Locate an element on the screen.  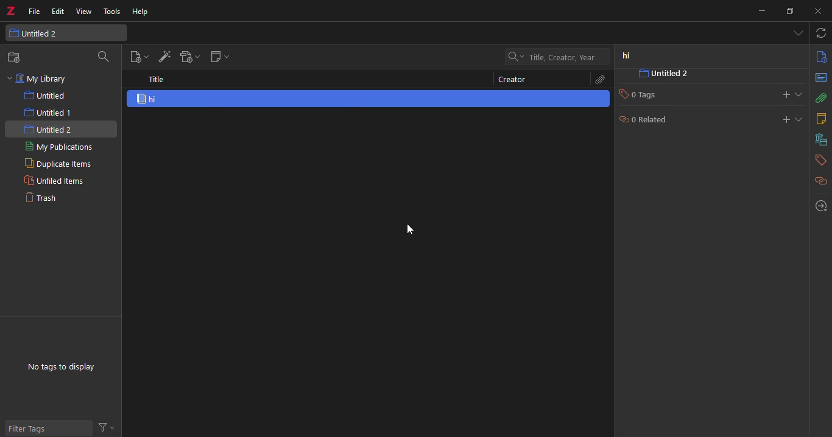
locate is located at coordinates (817, 206).